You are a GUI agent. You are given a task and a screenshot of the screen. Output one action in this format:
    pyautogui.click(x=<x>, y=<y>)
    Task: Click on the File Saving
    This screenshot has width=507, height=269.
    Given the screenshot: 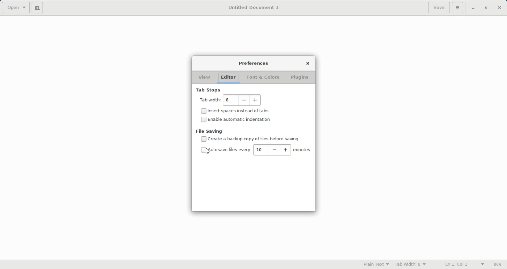 What is the action you would take?
    pyautogui.click(x=210, y=131)
    